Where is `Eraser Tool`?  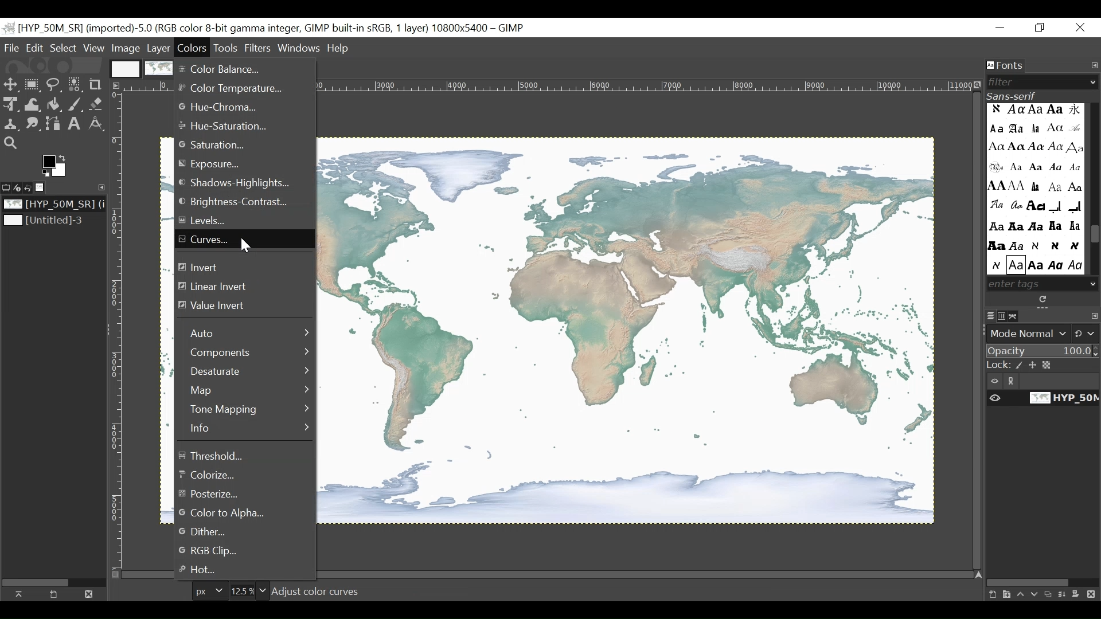 Eraser Tool is located at coordinates (97, 105).